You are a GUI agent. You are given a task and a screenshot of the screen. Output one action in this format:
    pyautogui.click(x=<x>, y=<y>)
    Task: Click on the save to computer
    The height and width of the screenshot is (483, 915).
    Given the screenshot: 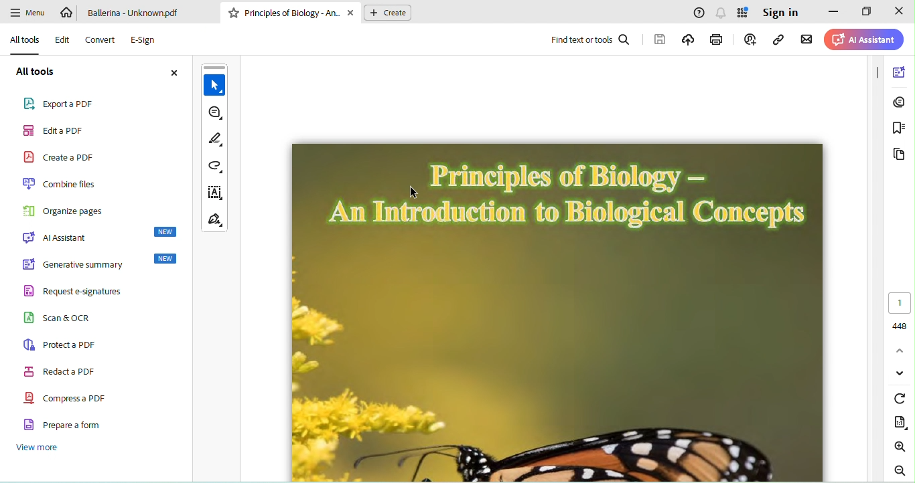 What is the action you would take?
    pyautogui.click(x=659, y=40)
    